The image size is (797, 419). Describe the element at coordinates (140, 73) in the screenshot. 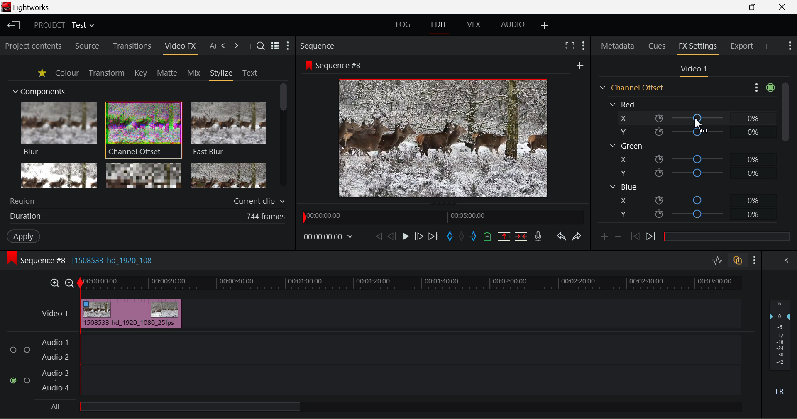

I see `Key` at that location.